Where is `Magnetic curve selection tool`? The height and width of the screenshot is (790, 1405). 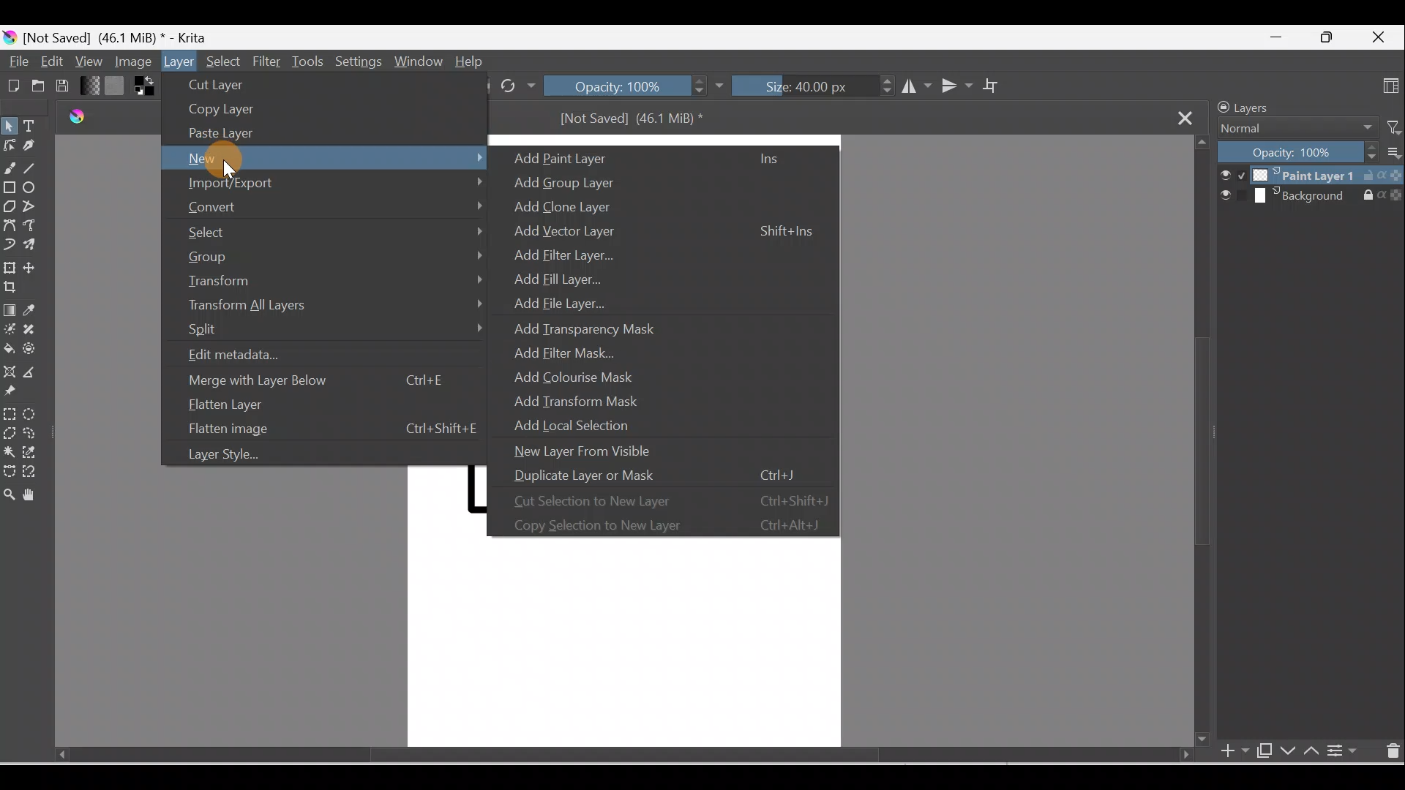 Magnetic curve selection tool is located at coordinates (30, 472).